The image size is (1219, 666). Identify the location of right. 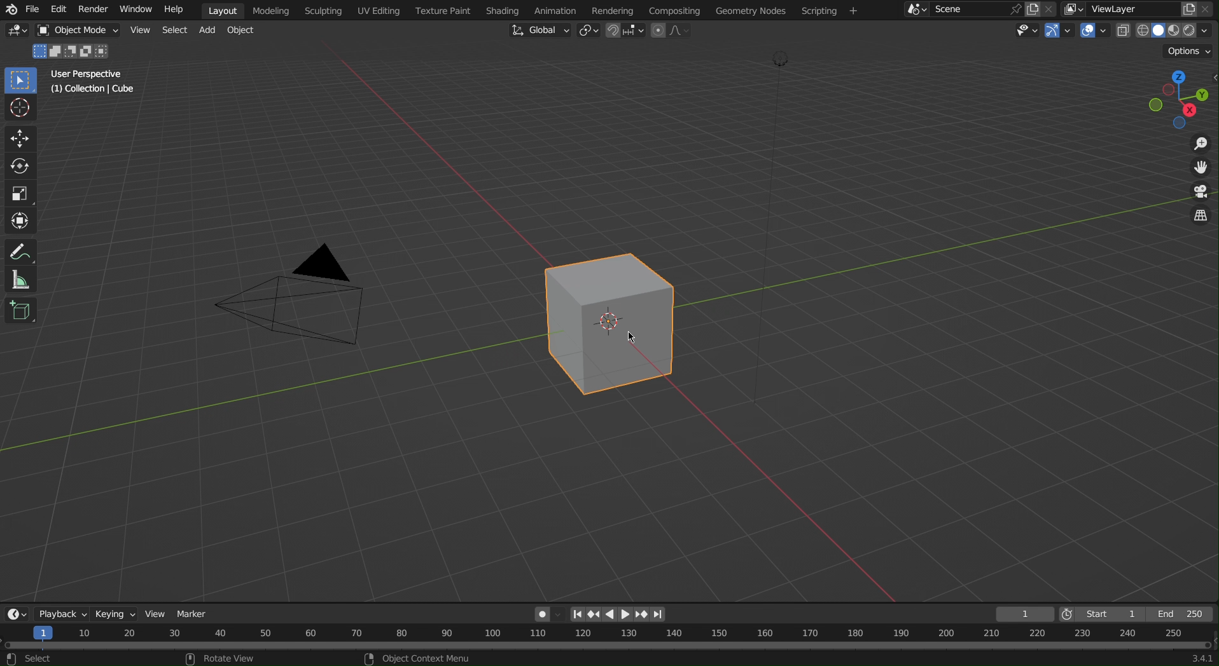
(627, 615).